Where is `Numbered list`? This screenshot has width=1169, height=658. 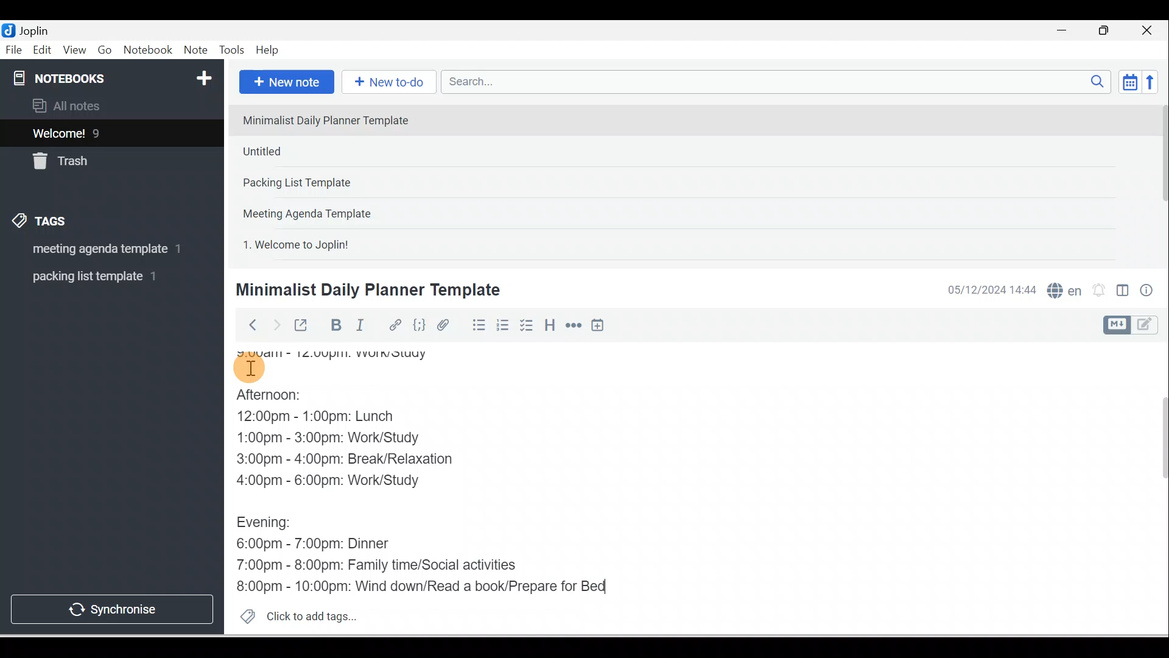
Numbered list is located at coordinates (503, 325).